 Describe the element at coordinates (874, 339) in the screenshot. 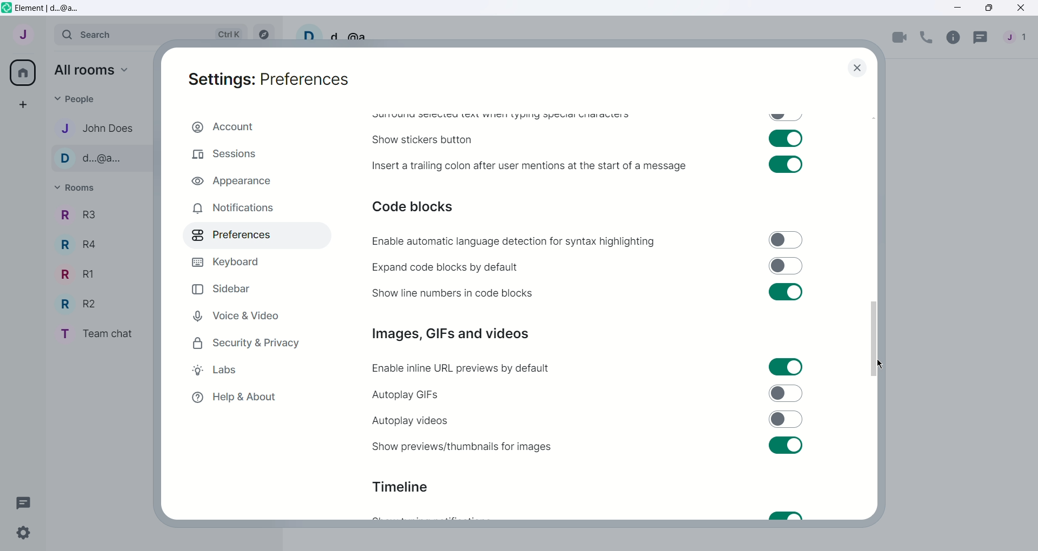

I see `Vertical slide bar` at that location.